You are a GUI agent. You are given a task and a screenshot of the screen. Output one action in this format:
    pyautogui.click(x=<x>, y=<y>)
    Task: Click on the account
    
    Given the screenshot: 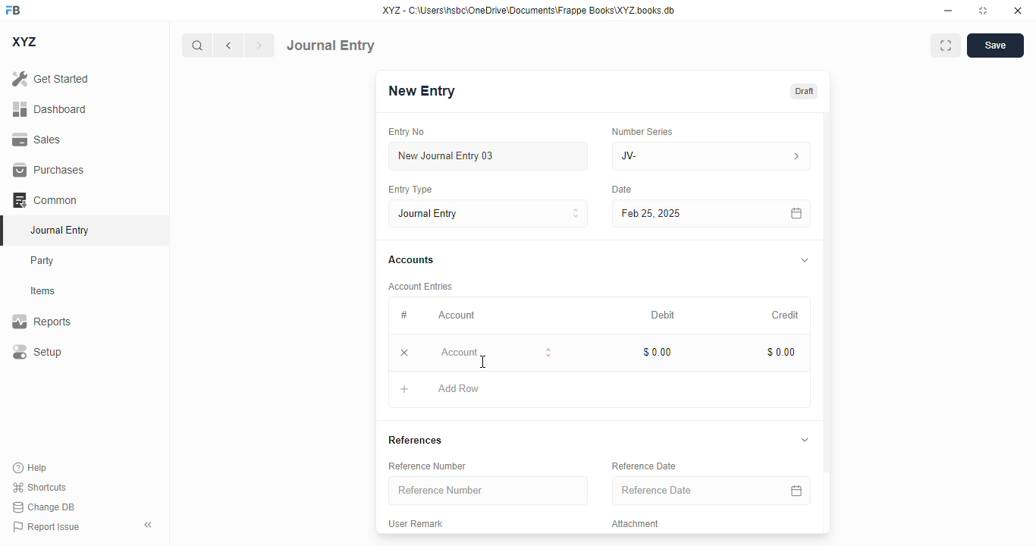 What is the action you would take?
    pyautogui.click(x=457, y=315)
    